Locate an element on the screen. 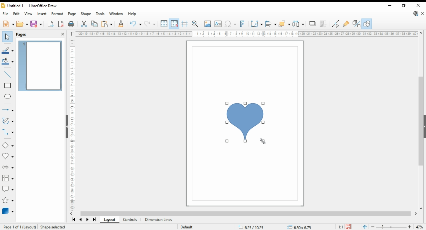 This screenshot has height=230, width=426. page is located at coordinates (72, 14).